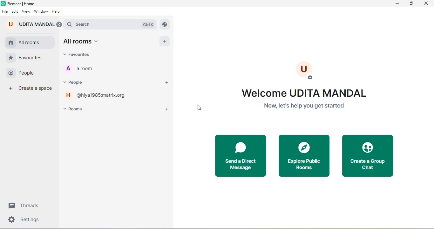 Image resolution: width=434 pixels, height=229 pixels. I want to click on (home) all rooms, so click(29, 43).